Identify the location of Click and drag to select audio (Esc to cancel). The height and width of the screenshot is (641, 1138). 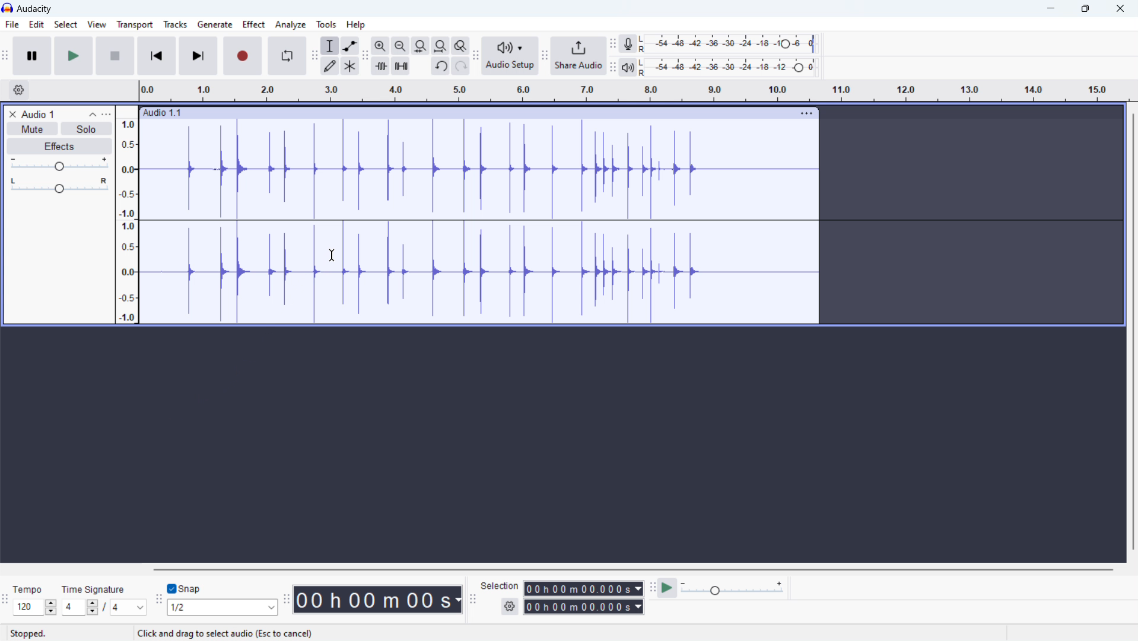
(225, 633).